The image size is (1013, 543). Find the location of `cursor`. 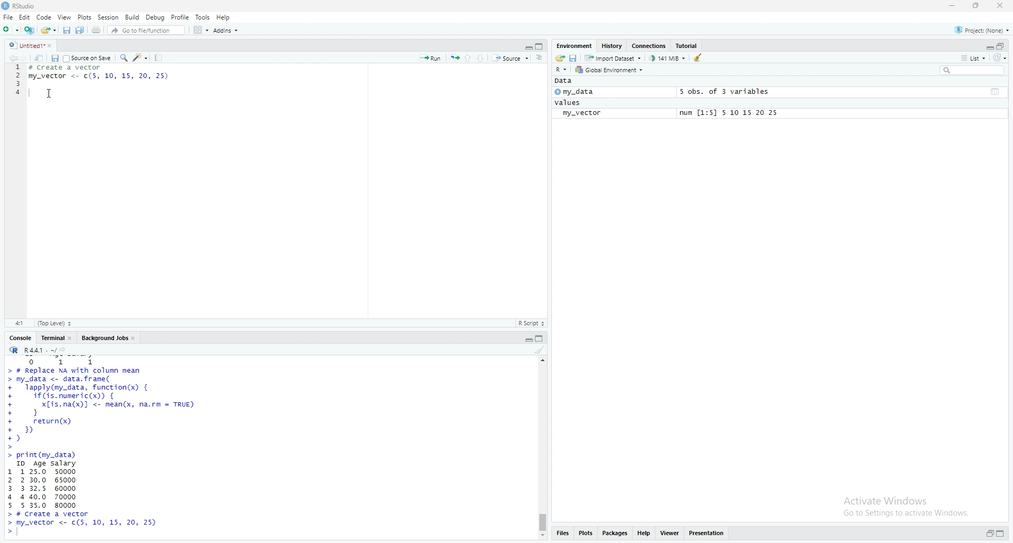

cursor is located at coordinates (49, 93).